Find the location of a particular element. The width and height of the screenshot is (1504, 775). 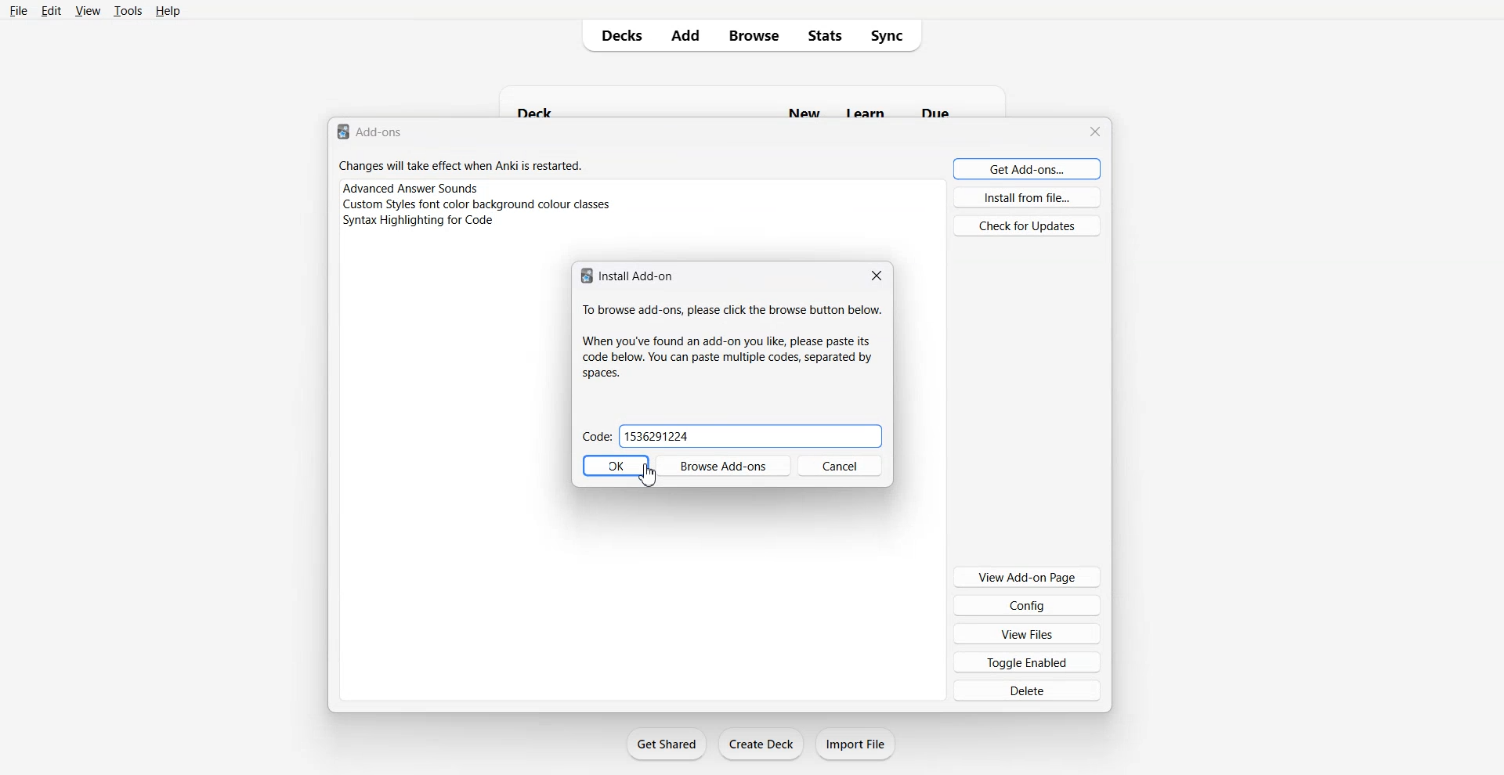

Decks is located at coordinates (616, 35).